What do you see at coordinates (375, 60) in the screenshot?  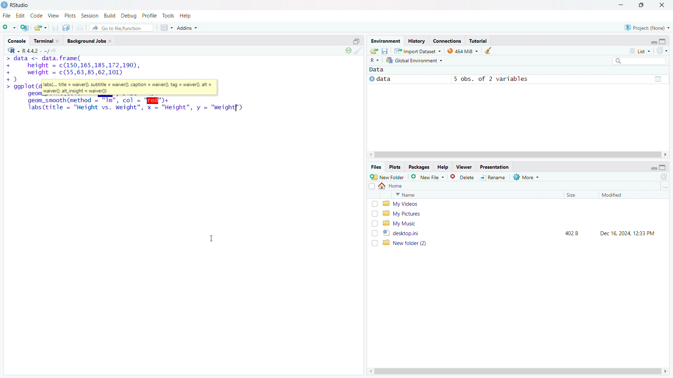 I see `select programming langugae` at bounding box center [375, 60].